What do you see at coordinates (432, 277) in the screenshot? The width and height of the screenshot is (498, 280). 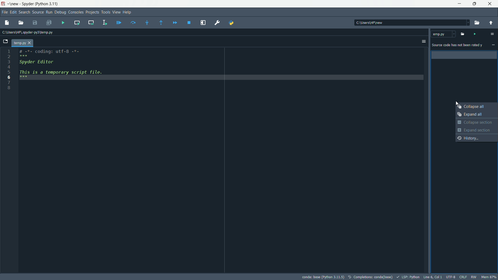 I see `cursor position` at bounding box center [432, 277].